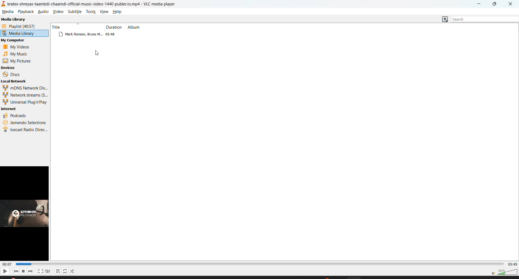 Image resolution: width=519 pixels, height=279 pixels. Describe the element at coordinates (26, 94) in the screenshot. I see `network streams` at that location.